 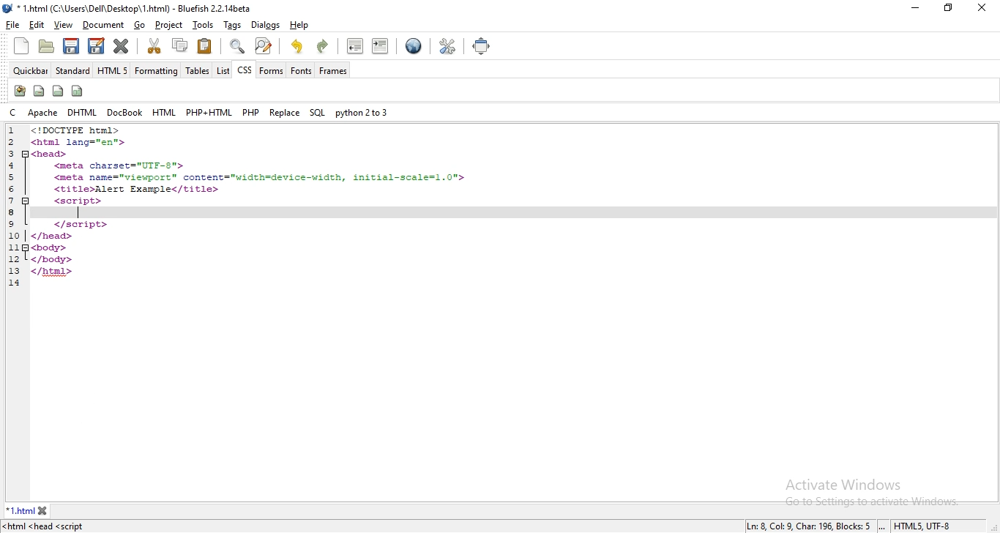 I want to click on paste, so click(x=204, y=47).